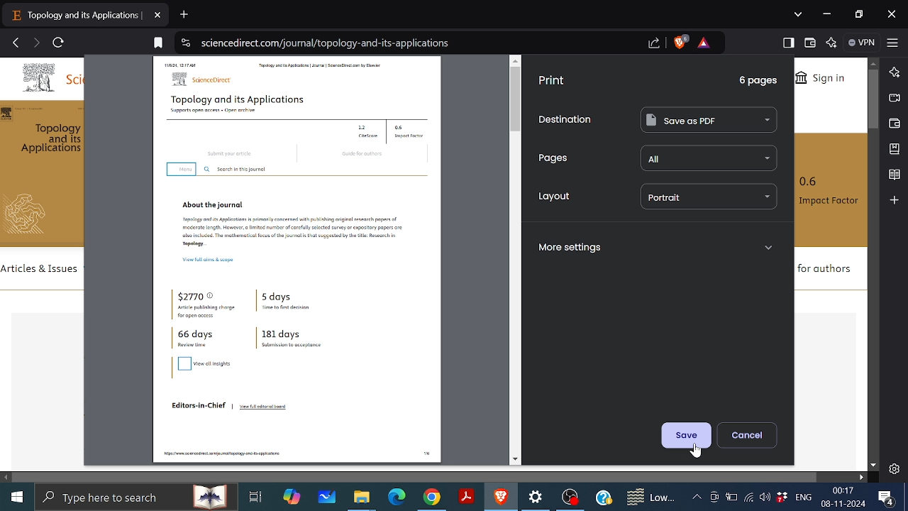 This screenshot has height=511, width=908. What do you see at coordinates (77, 18) in the screenshot?
I see `topology and its applications` at bounding box center [77, 18].